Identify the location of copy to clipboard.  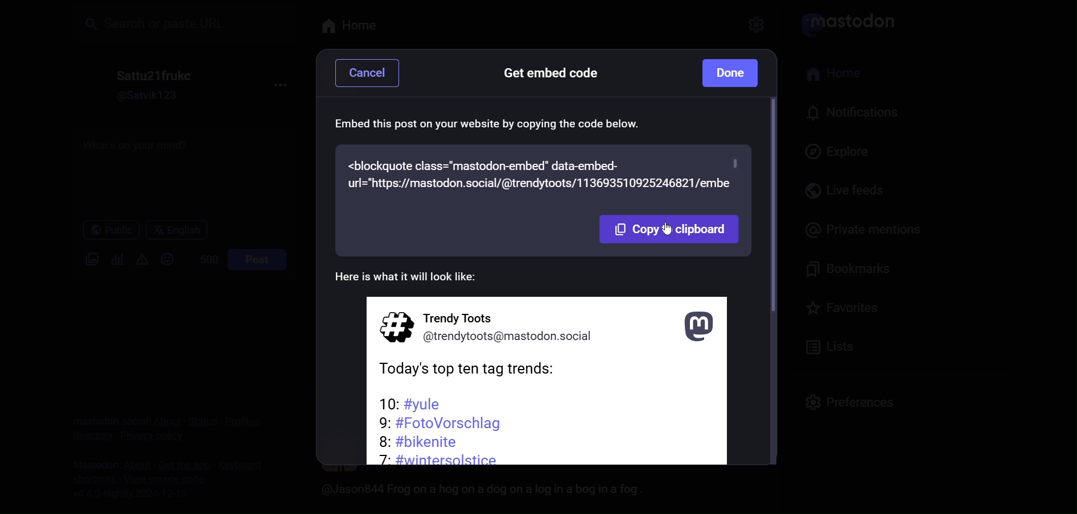
(664, 230).